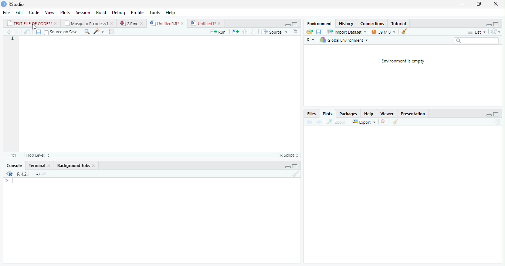 The width and height of the screenshot is (505, 266). Describe the element at coordinates (244, 32) in the screenshot. I see `Up` at that location.